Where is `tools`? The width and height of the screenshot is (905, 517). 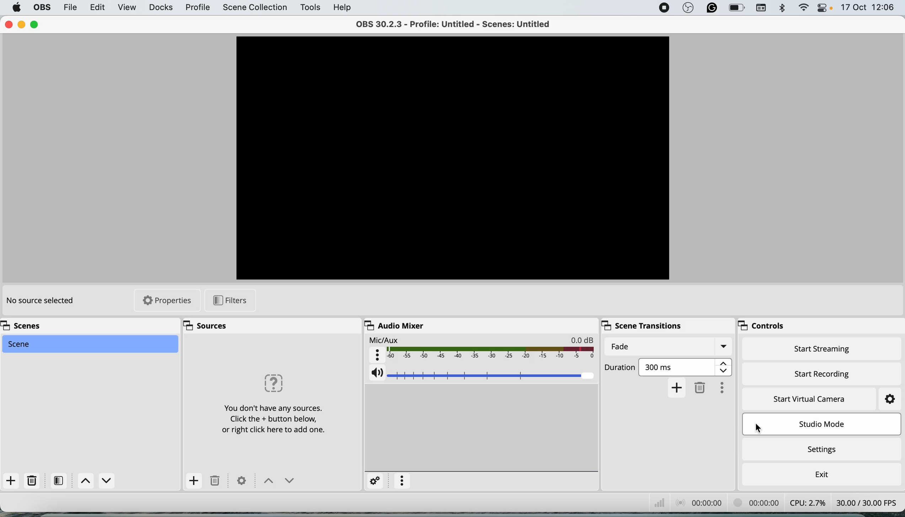
tools is located at coordinates (311, 7).